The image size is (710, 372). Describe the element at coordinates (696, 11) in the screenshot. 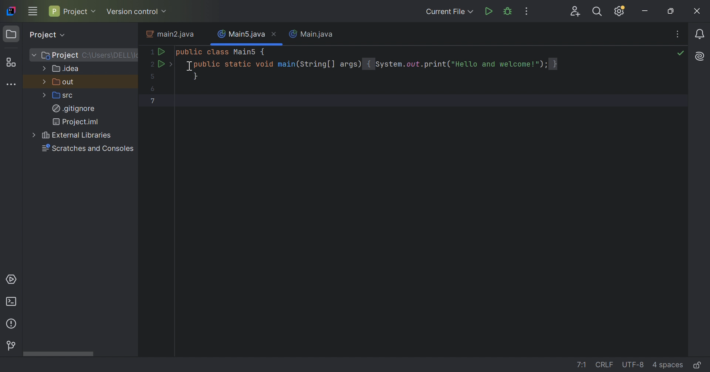

I see `Close` at that location.